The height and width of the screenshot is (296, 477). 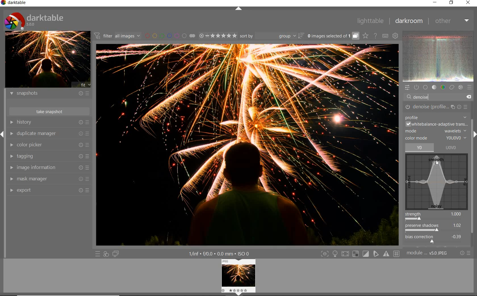 What do you see at coordinates (472, 171) in the screenshot?
I see `scrollbar` at bounding box center [472, 171].